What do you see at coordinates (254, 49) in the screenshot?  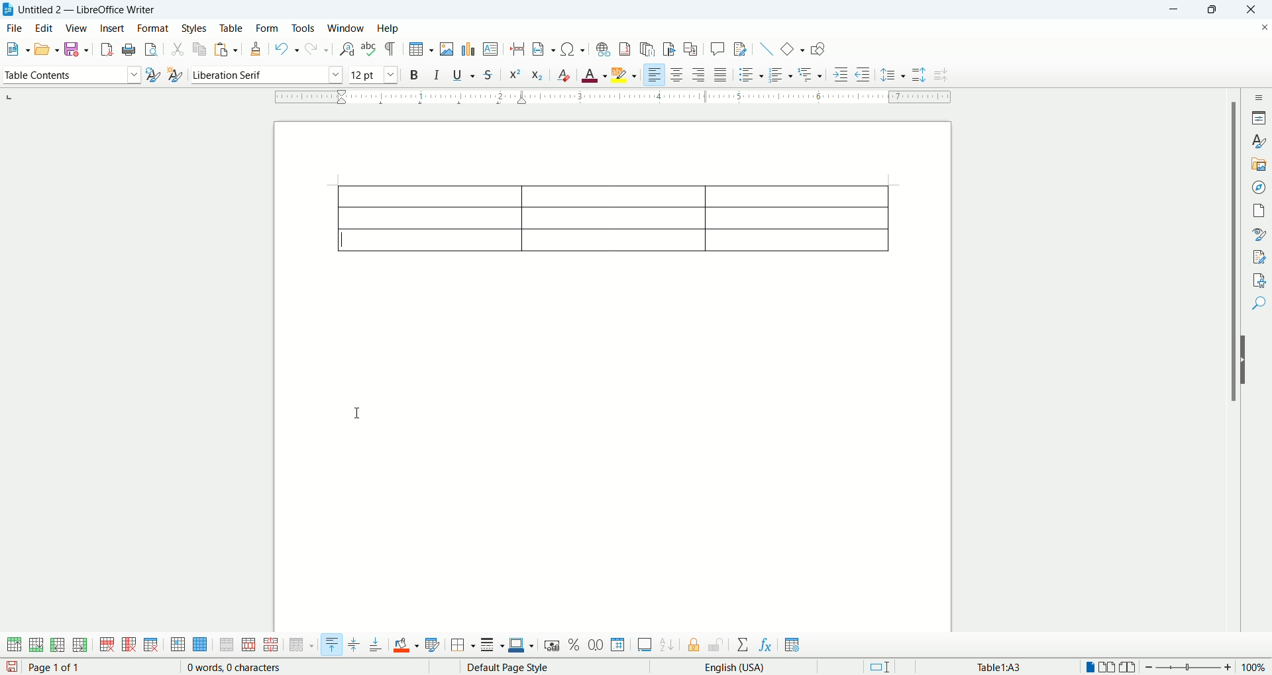 I see `clone formatting` at bounding box center [254, 49].